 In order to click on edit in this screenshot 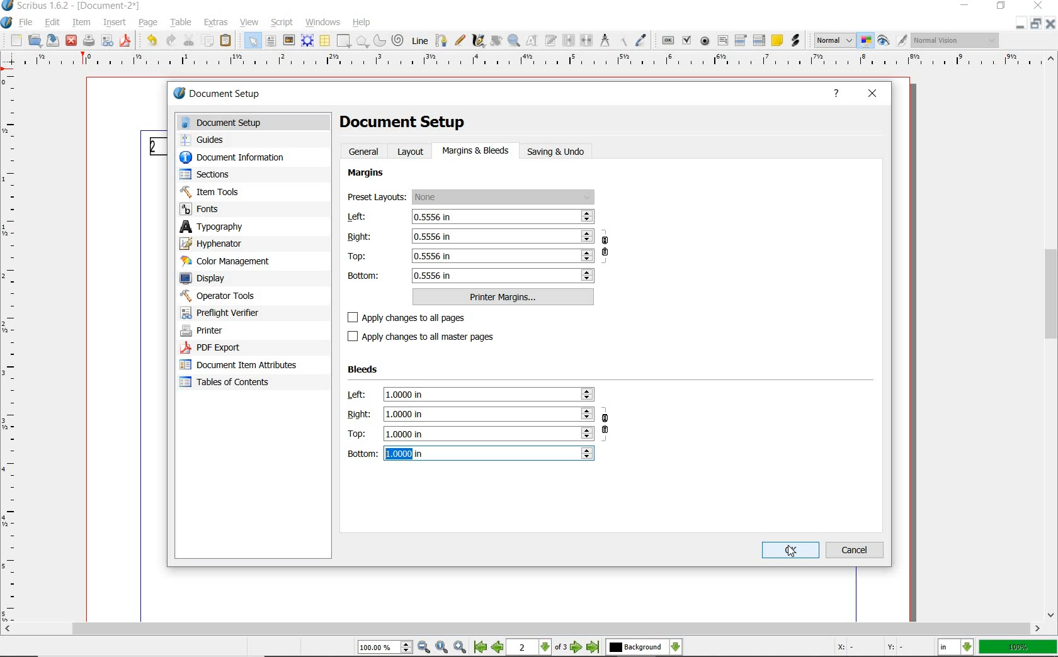, I will do `click(52, 22)`.